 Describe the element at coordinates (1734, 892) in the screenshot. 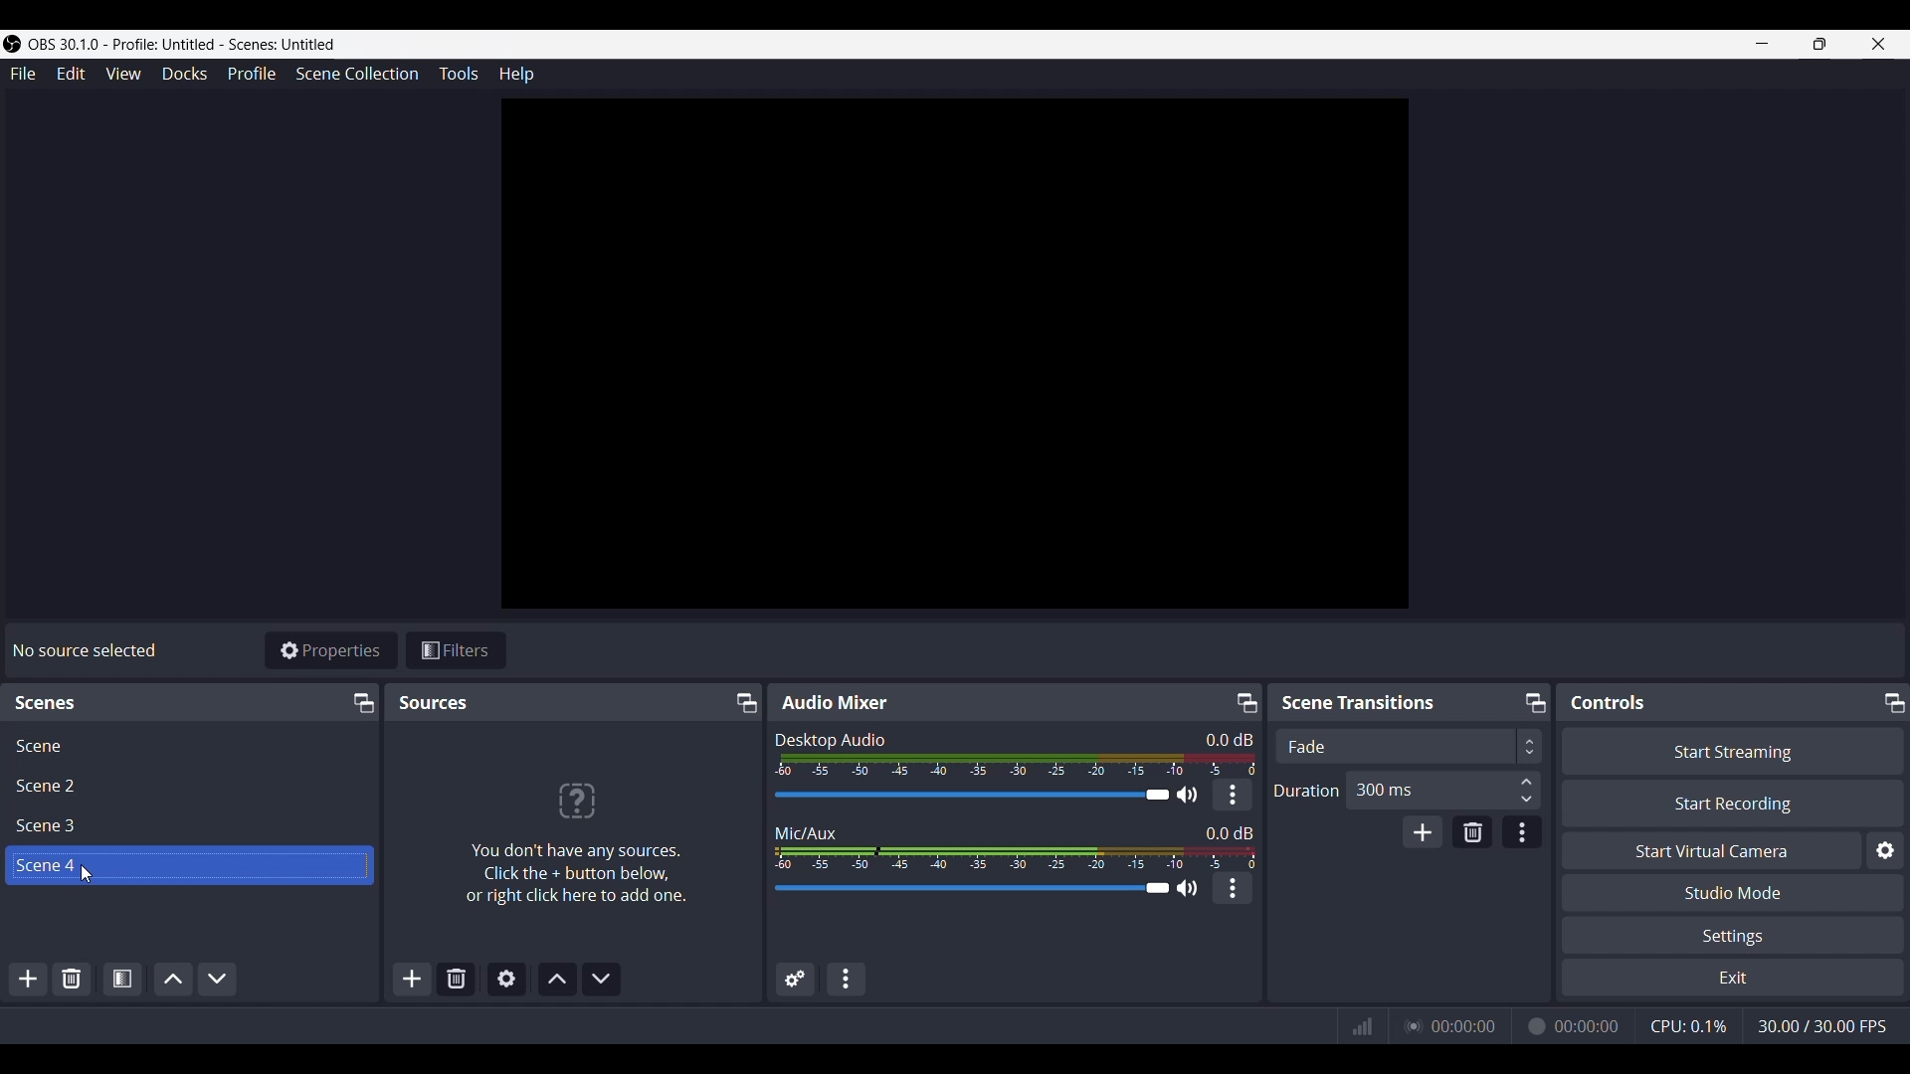

I see `Studio Mode` at that location.